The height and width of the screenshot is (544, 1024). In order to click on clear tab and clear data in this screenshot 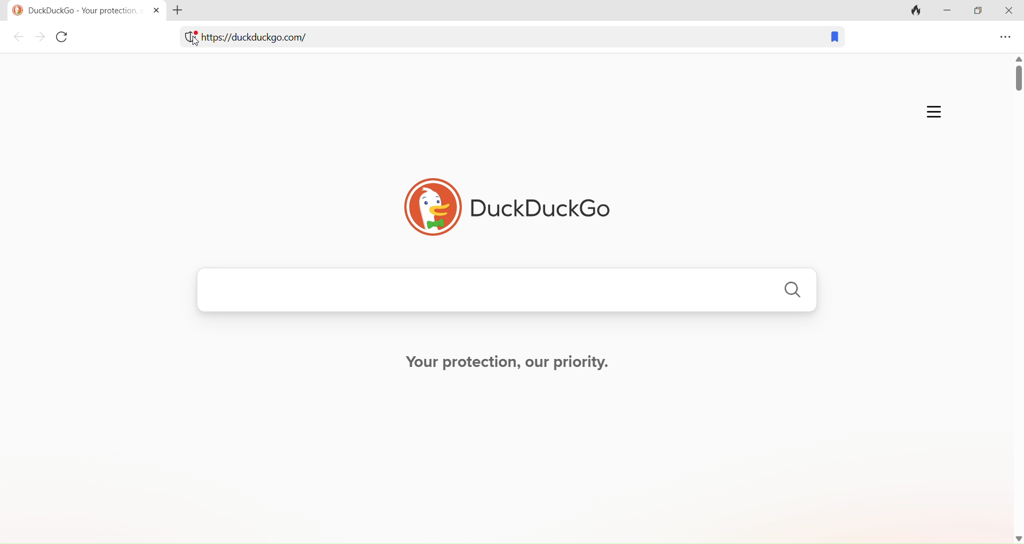, I will do `click(917, 10)`.